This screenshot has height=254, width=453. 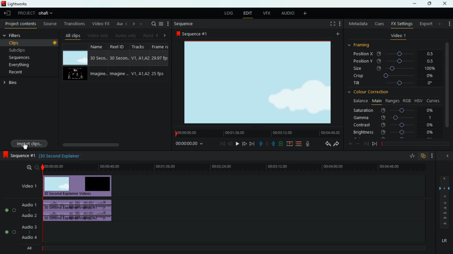 What do you see at coordinates (76, 58) in the screenshot?
I see `video` at bounding box center [76, 58].